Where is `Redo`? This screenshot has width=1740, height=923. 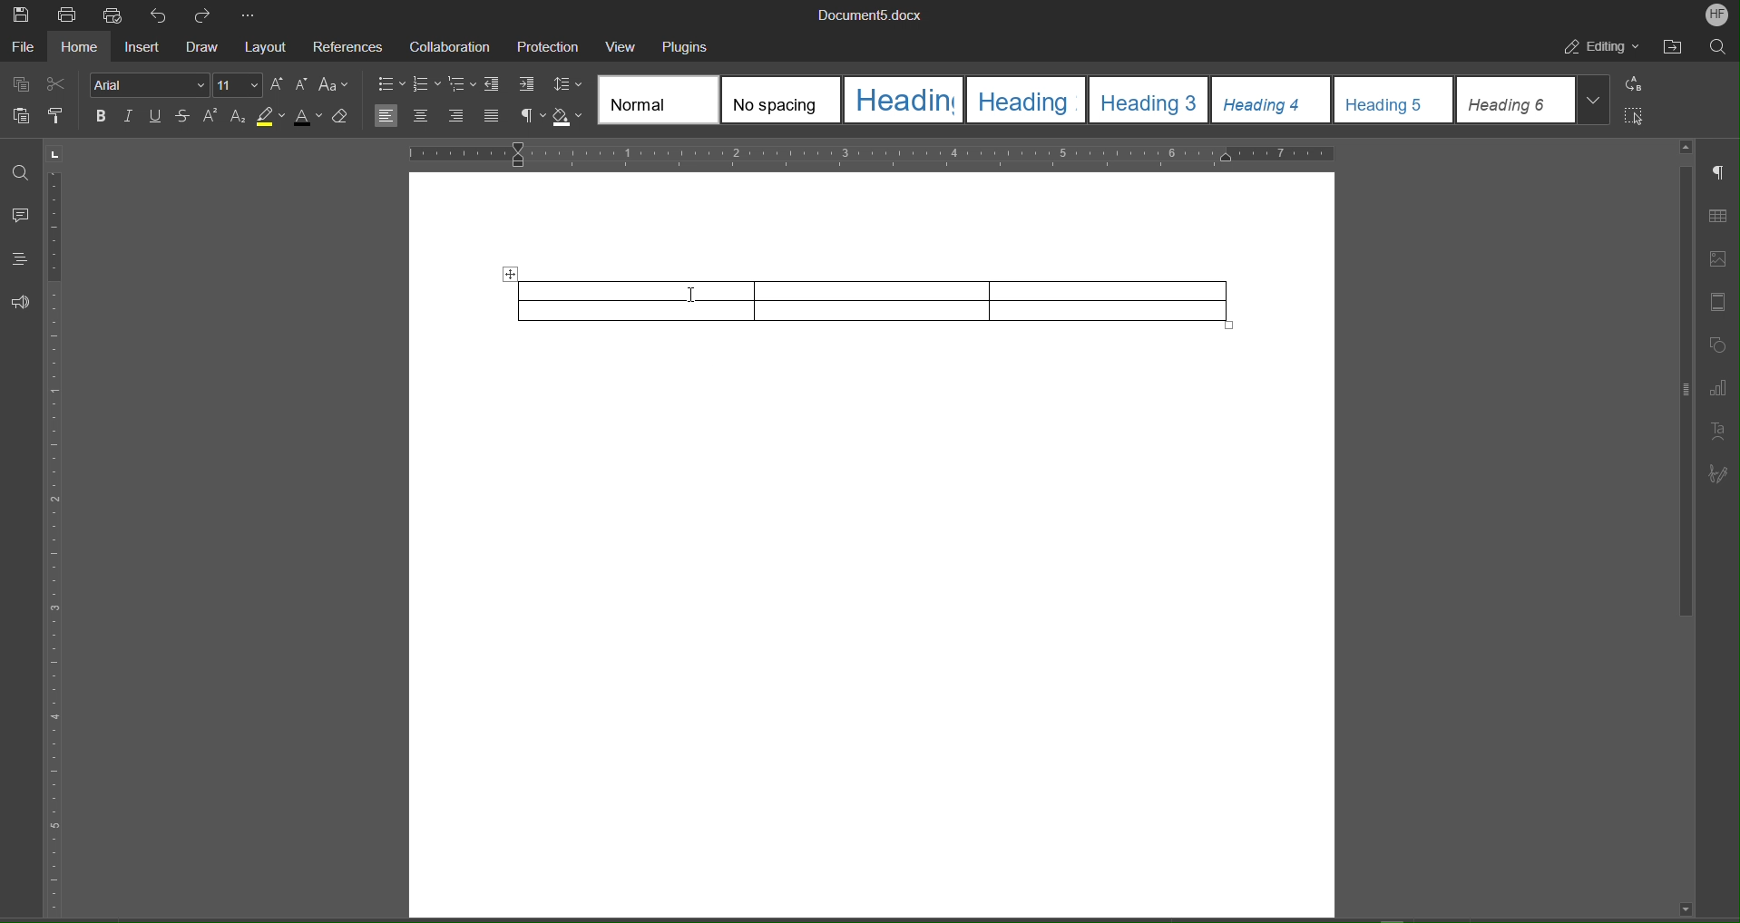 Redo is located at coordinates (210, 15).